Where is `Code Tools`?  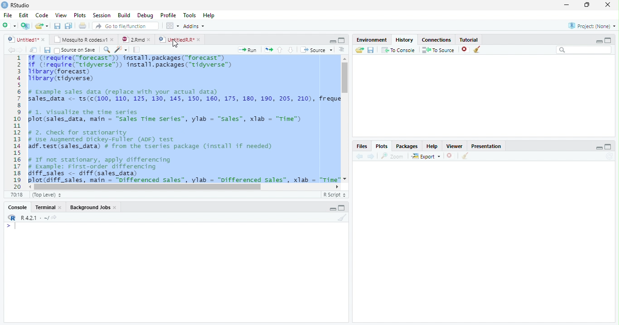 Code Tools is located at coordinates (119, 49).